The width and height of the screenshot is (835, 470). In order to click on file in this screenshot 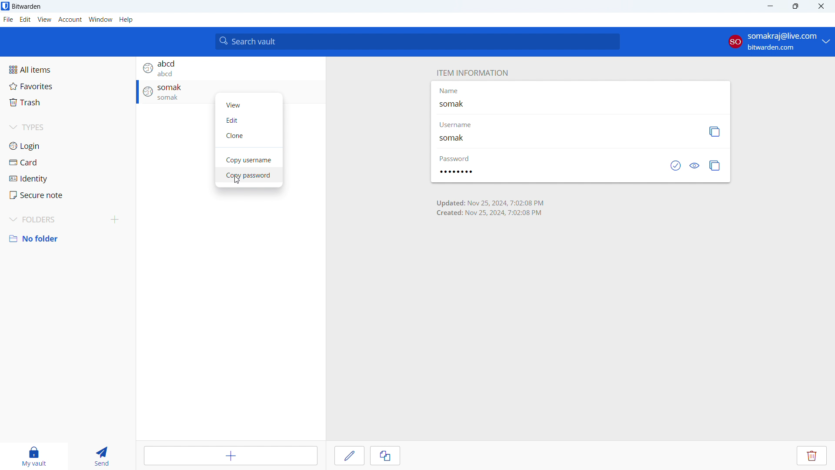, I will do `click(8, 20)`.